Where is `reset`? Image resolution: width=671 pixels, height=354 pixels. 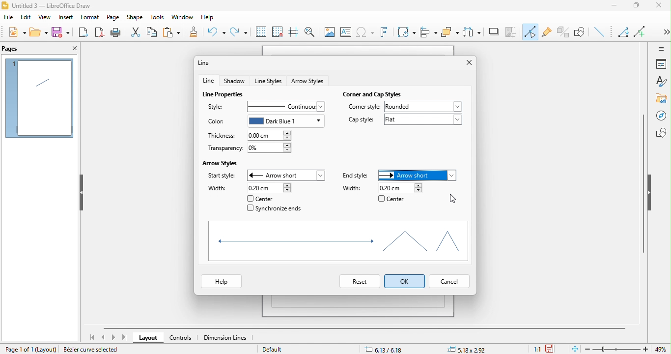
reset is located at coordinates (358, 282).